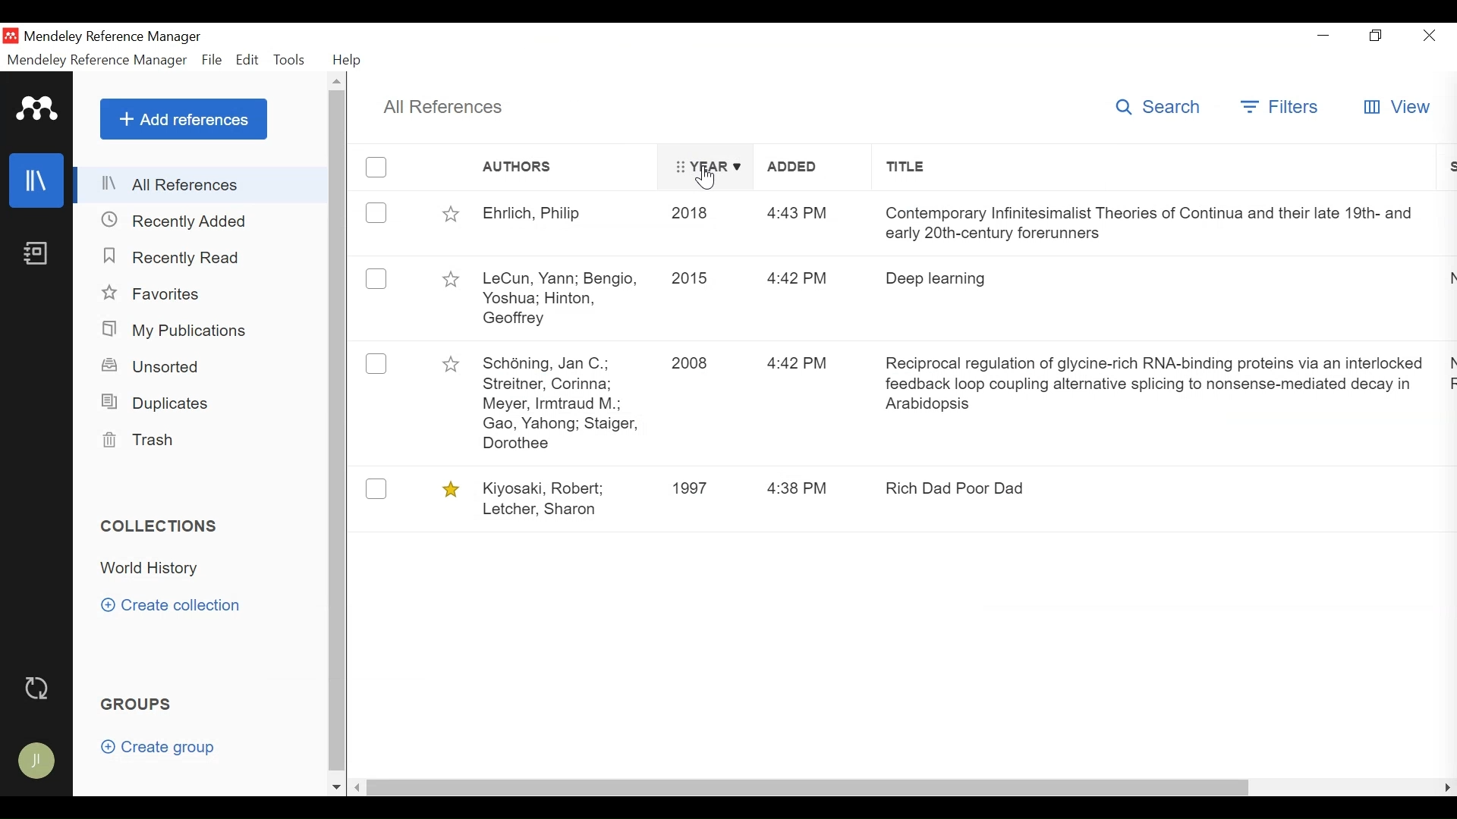 The height and width of the screenshot is (819, 1457). I want to click on Edit, so click(245, 60).